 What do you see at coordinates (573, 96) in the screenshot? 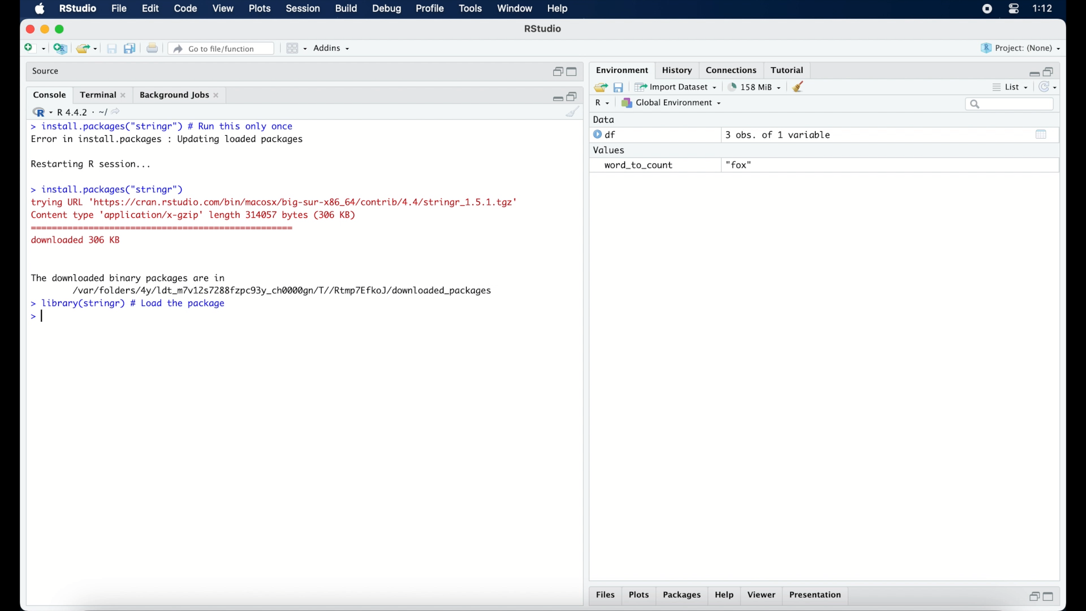
I see `restore down` at bounding box center [573, 96].